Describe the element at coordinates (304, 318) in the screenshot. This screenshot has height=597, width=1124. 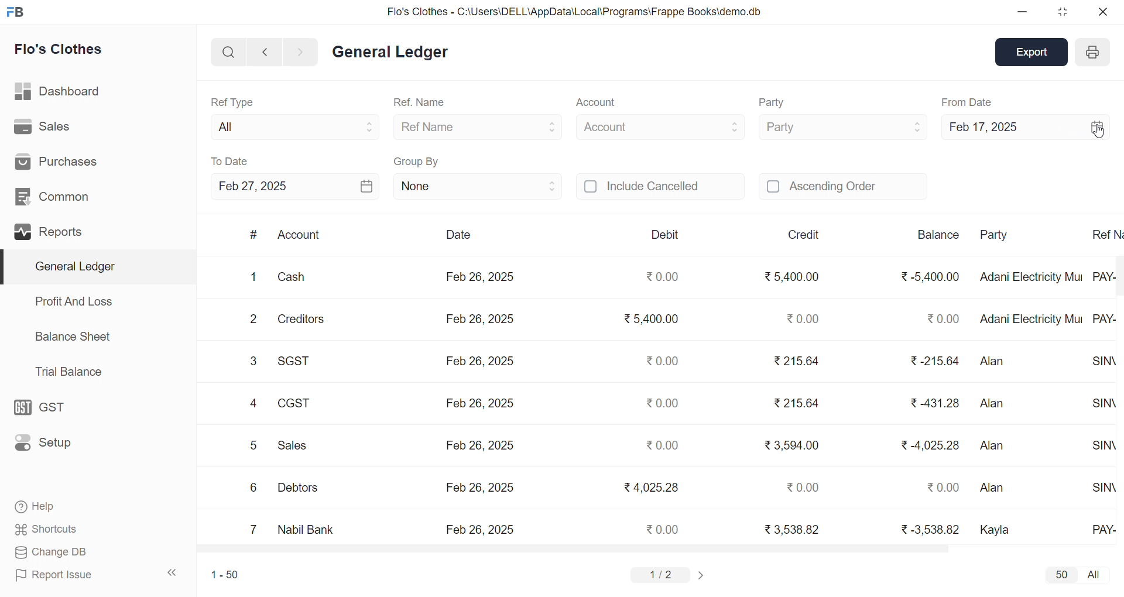
I see `Creditors` at that location.